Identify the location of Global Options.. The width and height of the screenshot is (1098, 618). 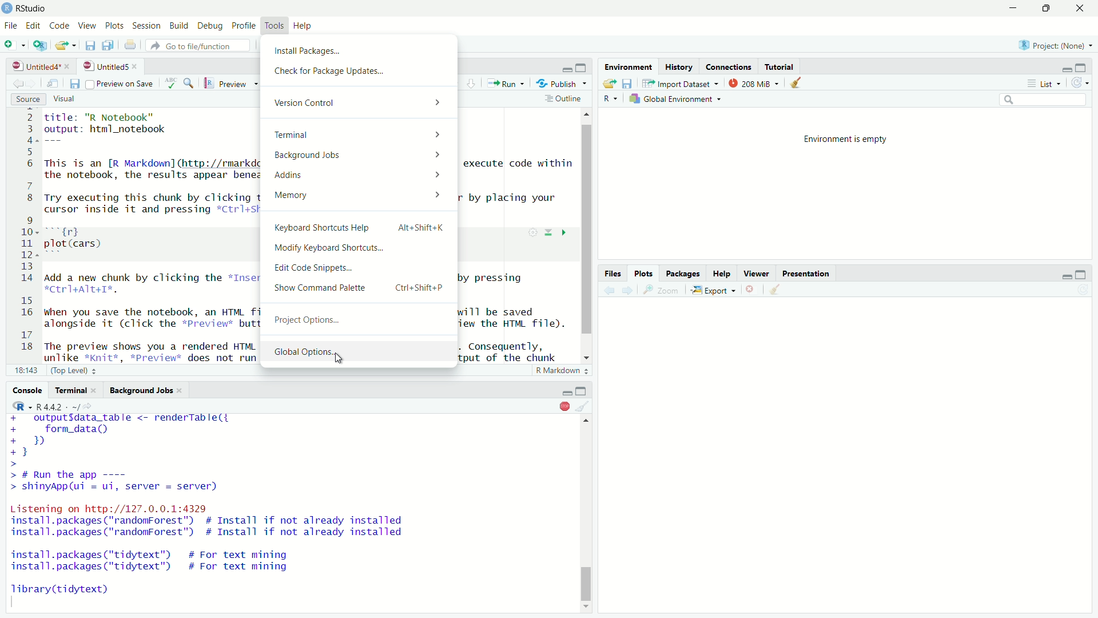
(357, 352).